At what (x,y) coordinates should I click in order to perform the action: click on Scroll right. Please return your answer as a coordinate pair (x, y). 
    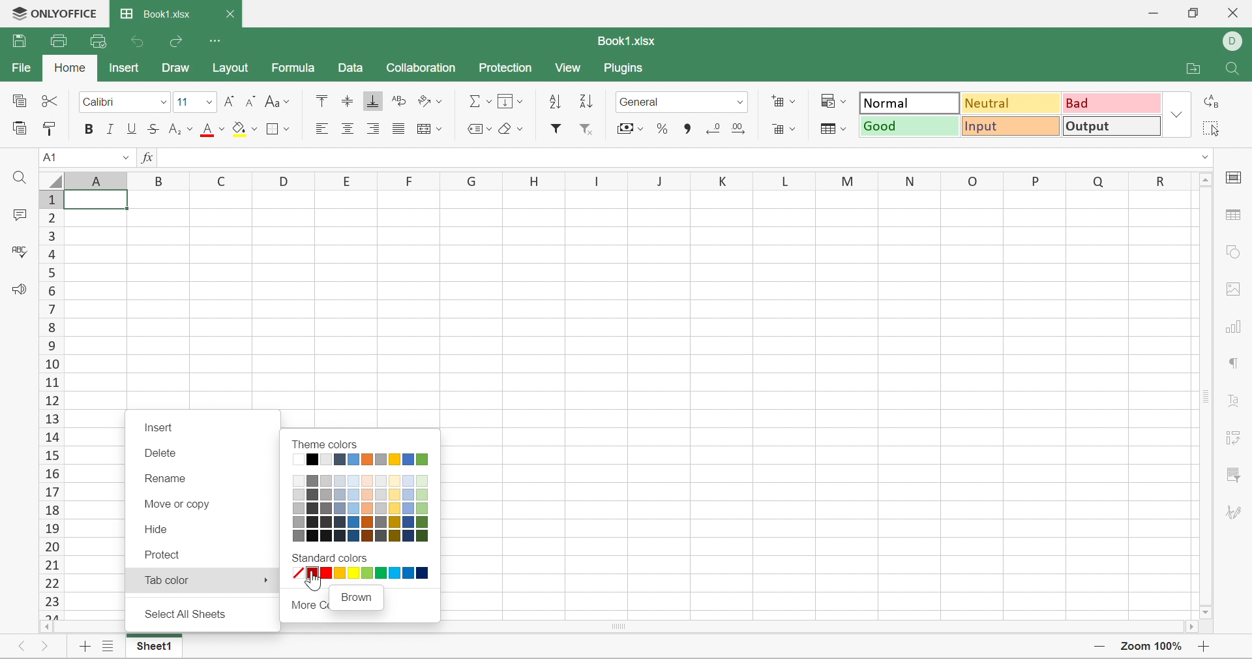
    Looking at the image, I should click on (1188, 626).